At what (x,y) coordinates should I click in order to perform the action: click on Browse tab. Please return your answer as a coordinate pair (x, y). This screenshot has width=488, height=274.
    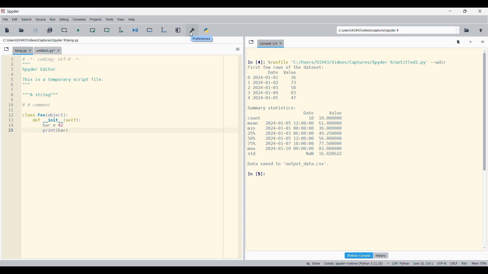
    Looking at the image, I should click on (6, 49).